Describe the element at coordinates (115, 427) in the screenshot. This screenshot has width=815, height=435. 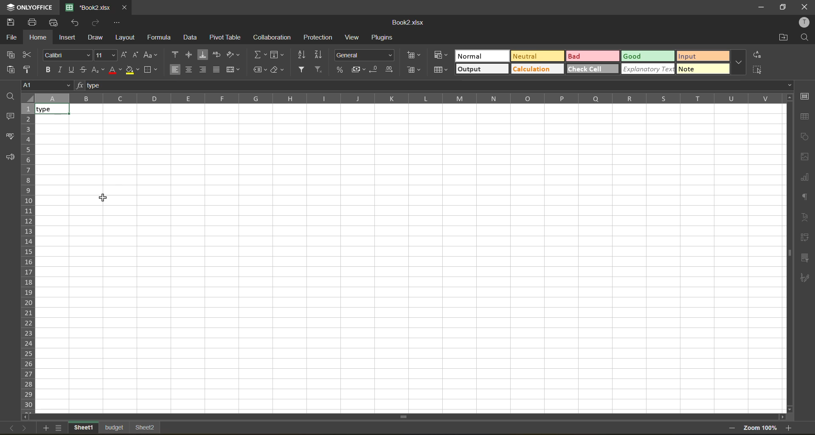
I see `sheet names` at that location.